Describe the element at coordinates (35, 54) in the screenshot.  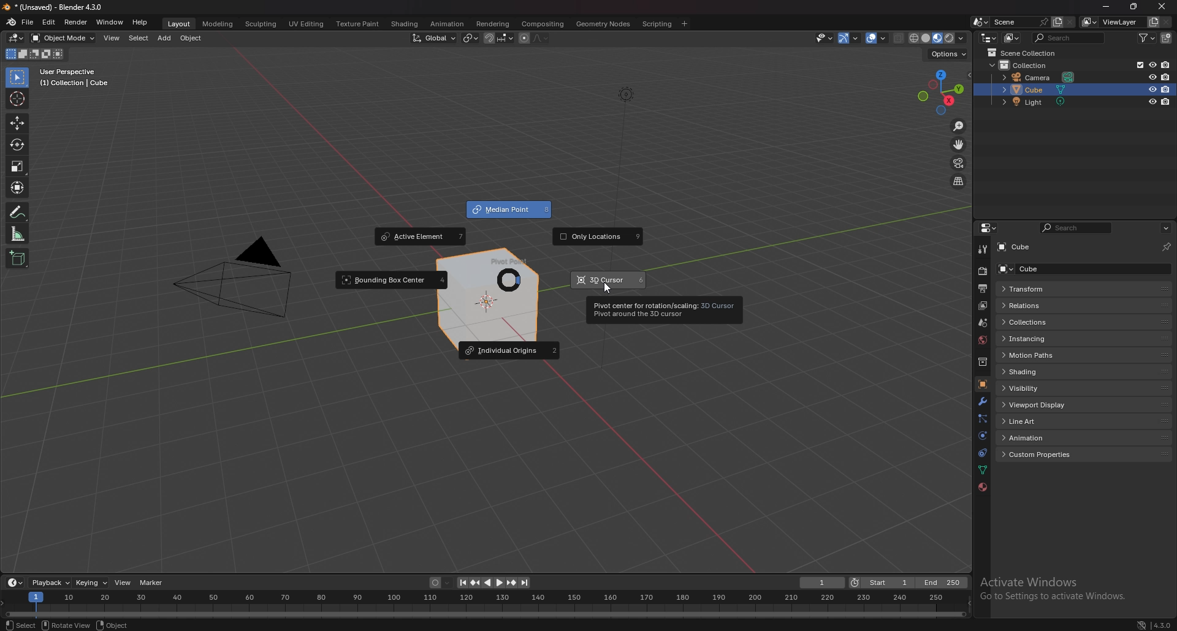
I see `mode` at that location.